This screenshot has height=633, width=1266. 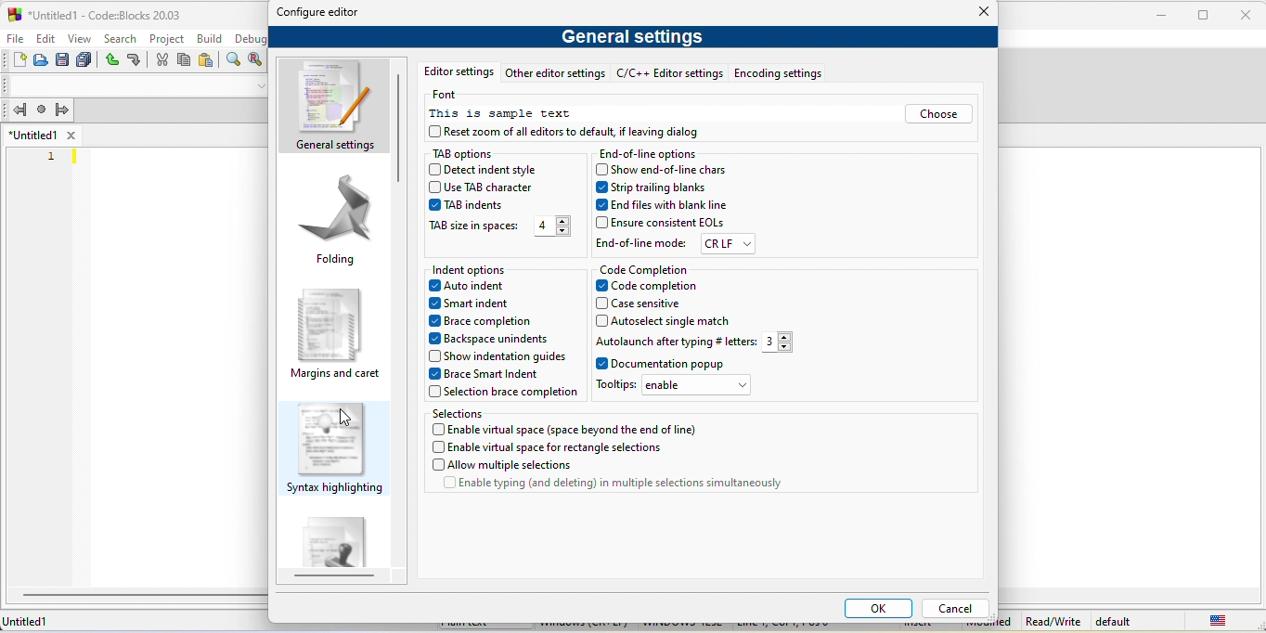 I want to click on code completion, so click(x=652, y=269).